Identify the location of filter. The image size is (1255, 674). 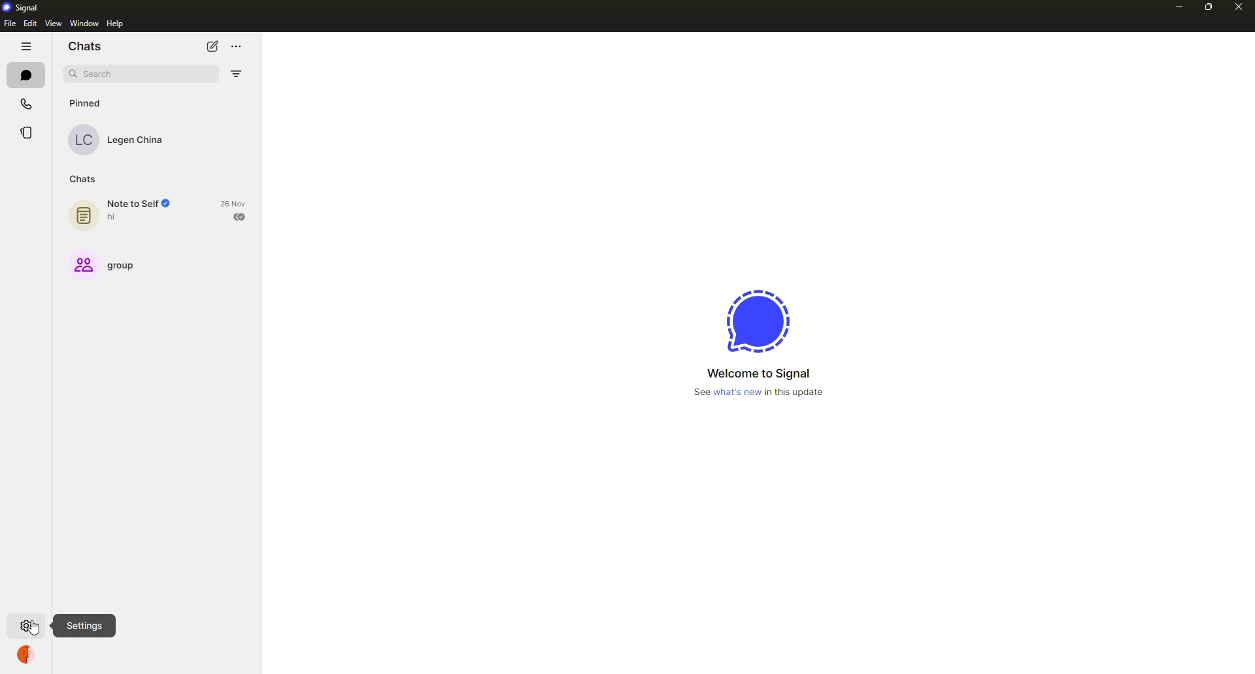
(237, 73).